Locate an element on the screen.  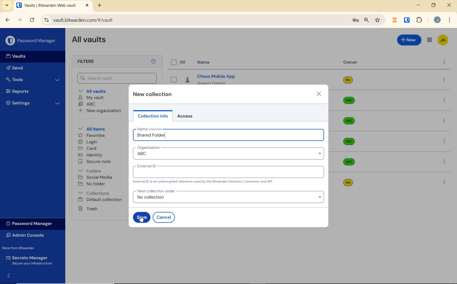
Collection Info is located at coordinates (153, 116).